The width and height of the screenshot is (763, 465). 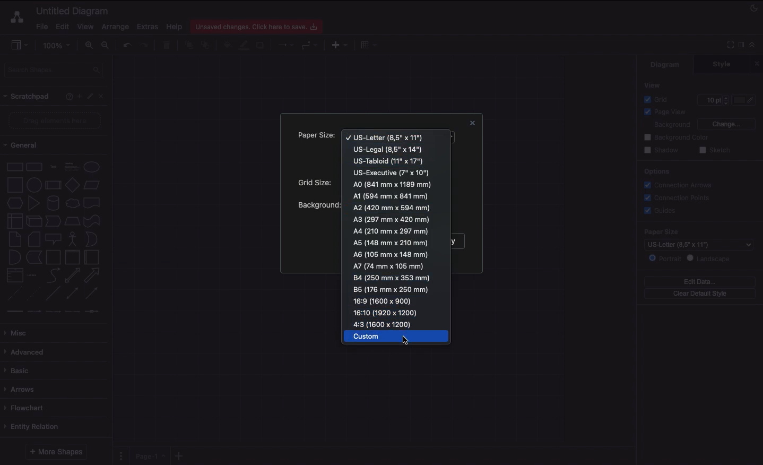 What do you see at coordinates (726, 123) in the screenshot?
I see `Change` at bounding box center [726, 123].